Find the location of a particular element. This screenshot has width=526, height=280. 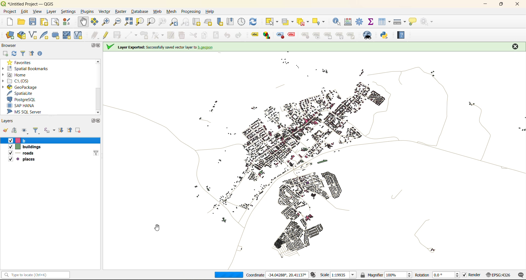

manage map is located at coordinates (24, 131).